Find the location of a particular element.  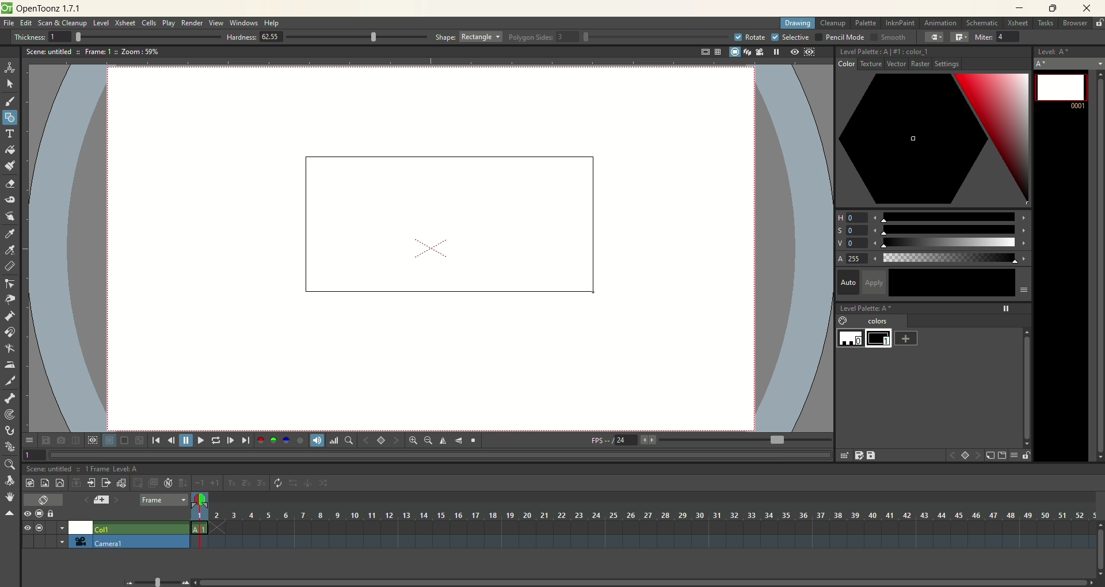

eraser tool is located at coordinates (9, 185).